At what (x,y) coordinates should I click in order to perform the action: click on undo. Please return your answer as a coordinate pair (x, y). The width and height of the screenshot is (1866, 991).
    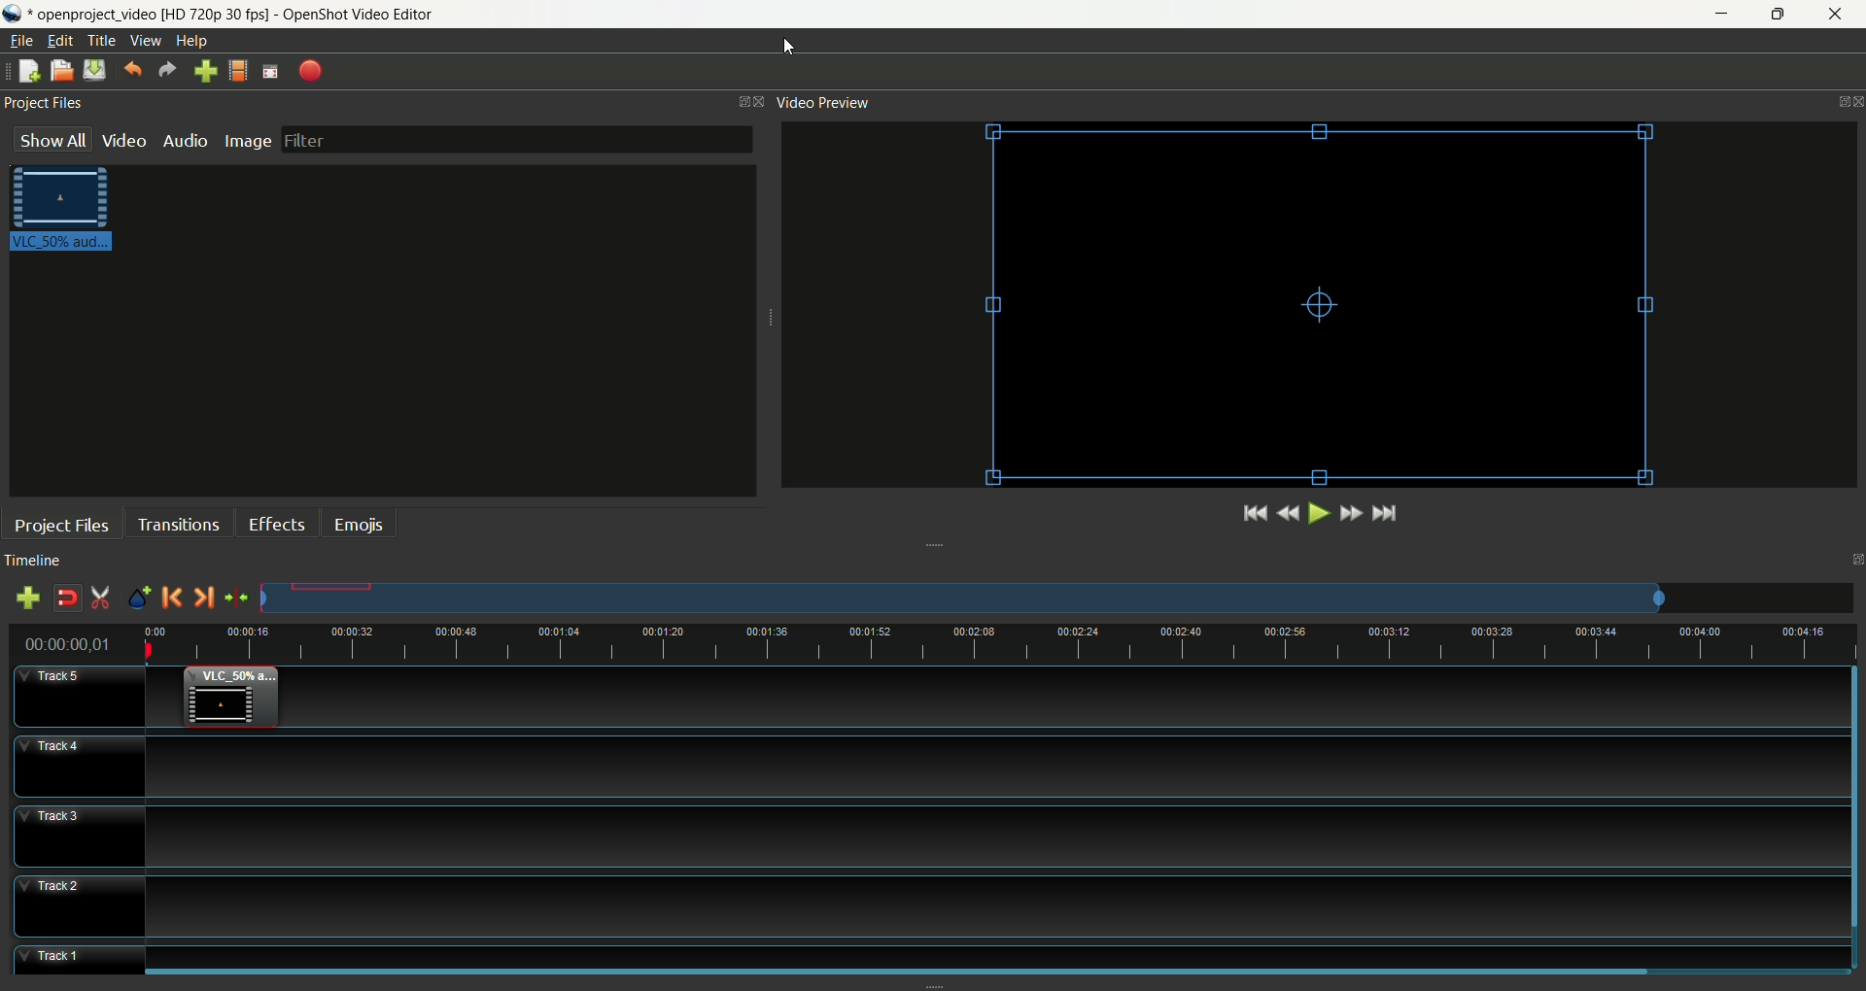
    Looking at the image, I should click on (130, 69).